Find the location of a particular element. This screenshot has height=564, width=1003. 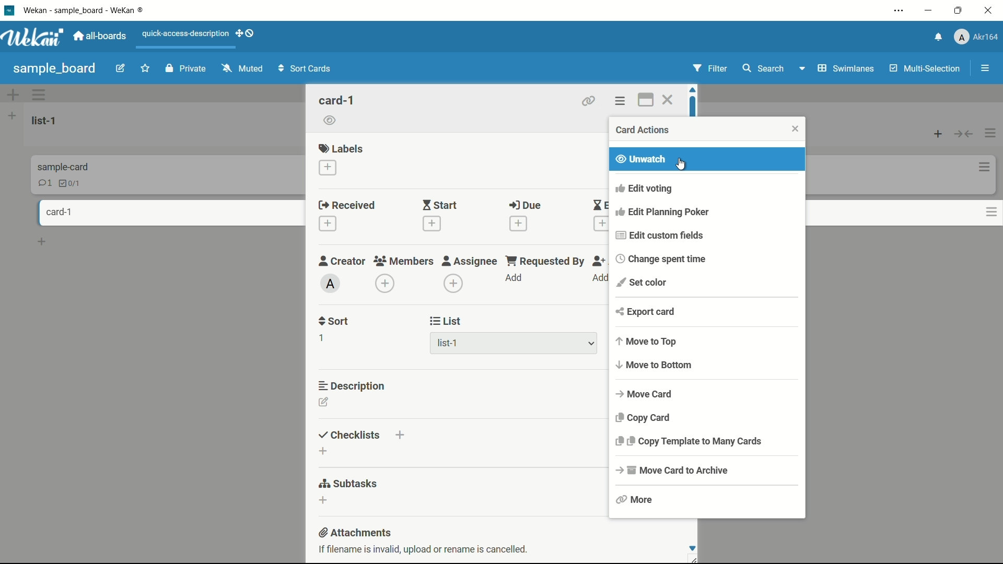

copy card is located at coordinates (645, 416).